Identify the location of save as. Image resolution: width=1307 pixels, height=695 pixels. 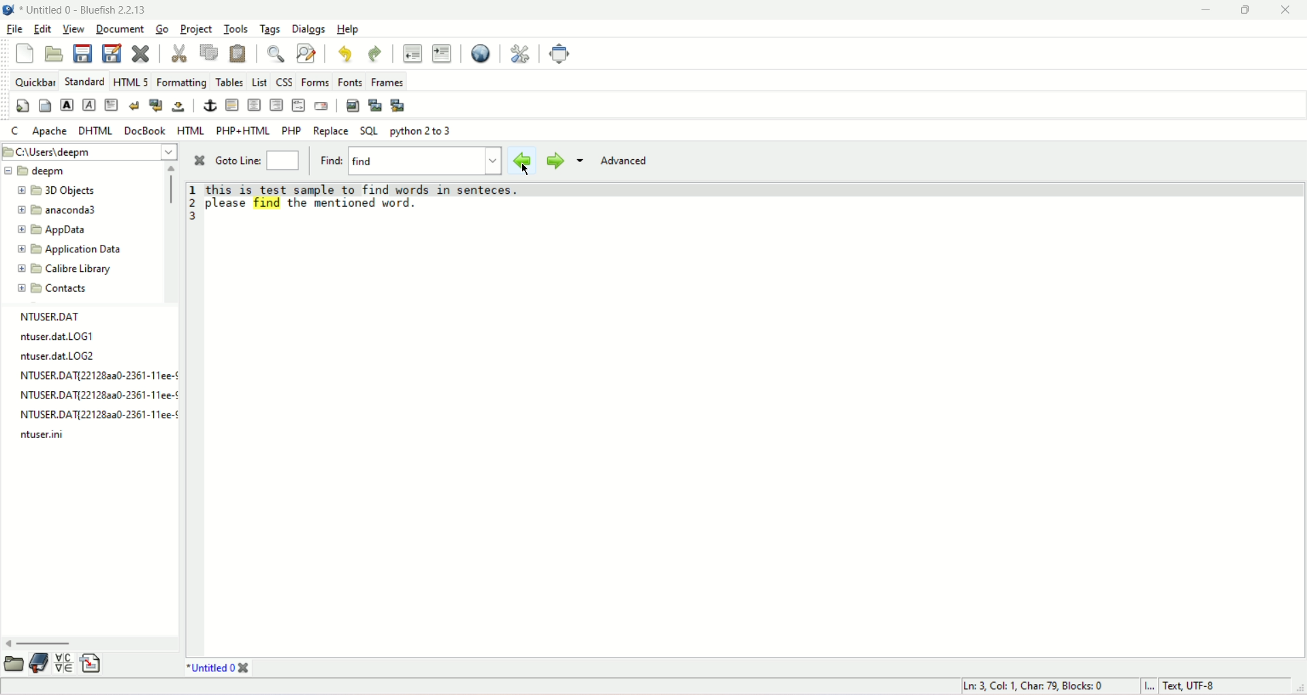
(112, 54).